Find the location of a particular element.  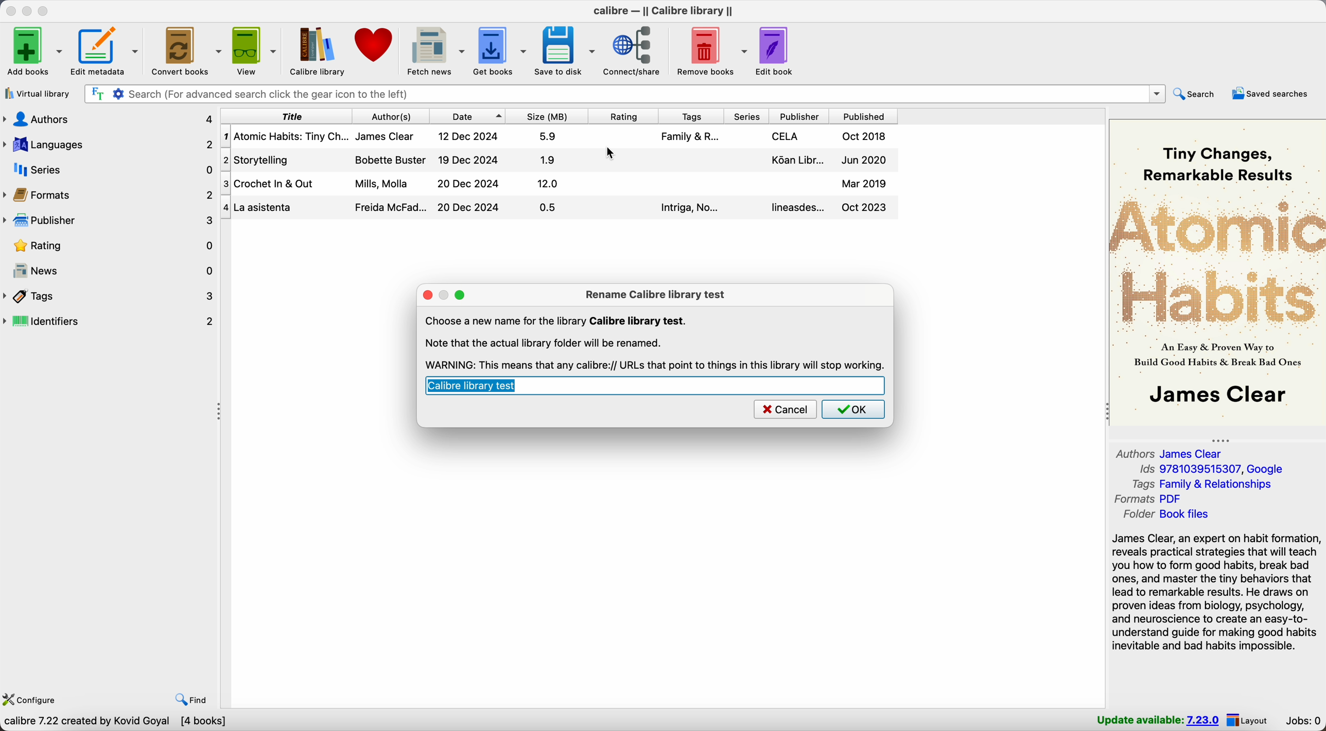

authors James Clear is located at coordinates (1170, 453).